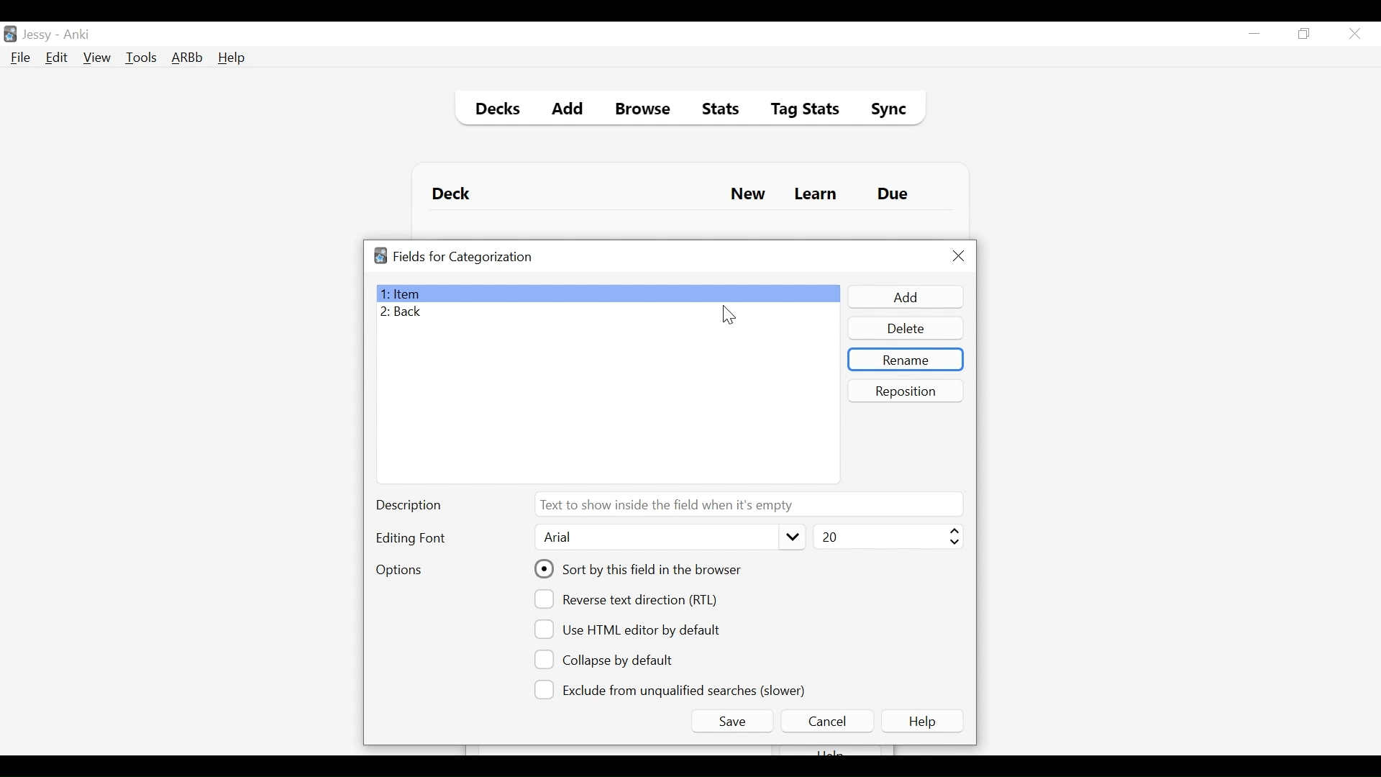  I want to click on Advanced Review Button bar, so click(188, 58).